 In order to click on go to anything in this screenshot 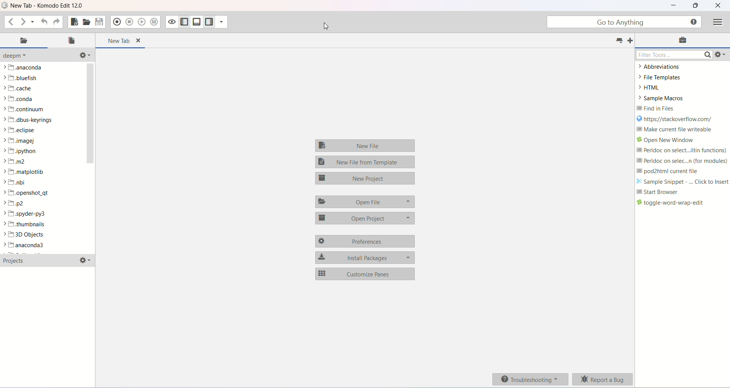, I will do `click(624, 22)`.